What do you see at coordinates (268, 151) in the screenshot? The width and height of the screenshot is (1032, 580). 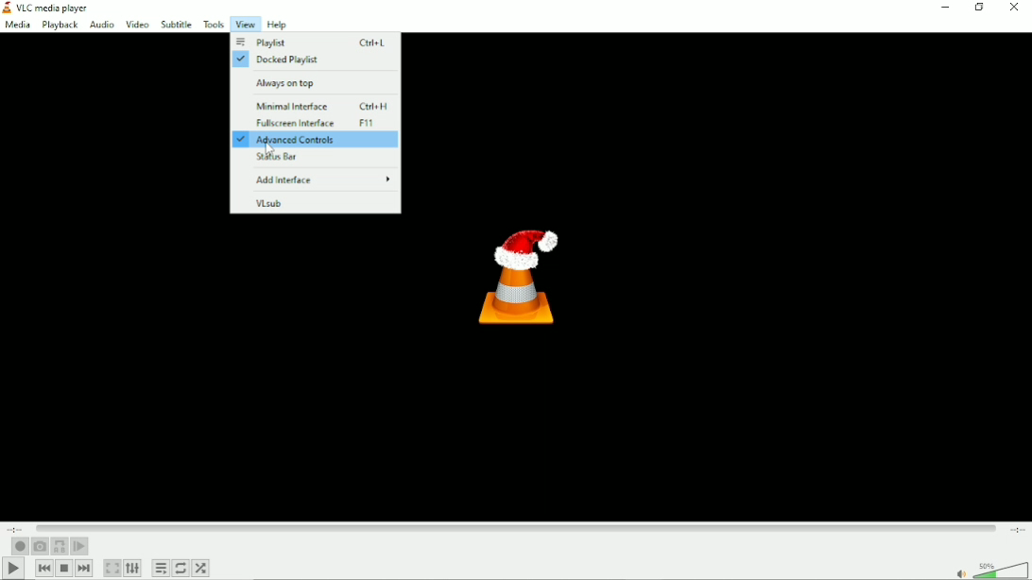 I see `Cursor` at bounding box center [268, 151].